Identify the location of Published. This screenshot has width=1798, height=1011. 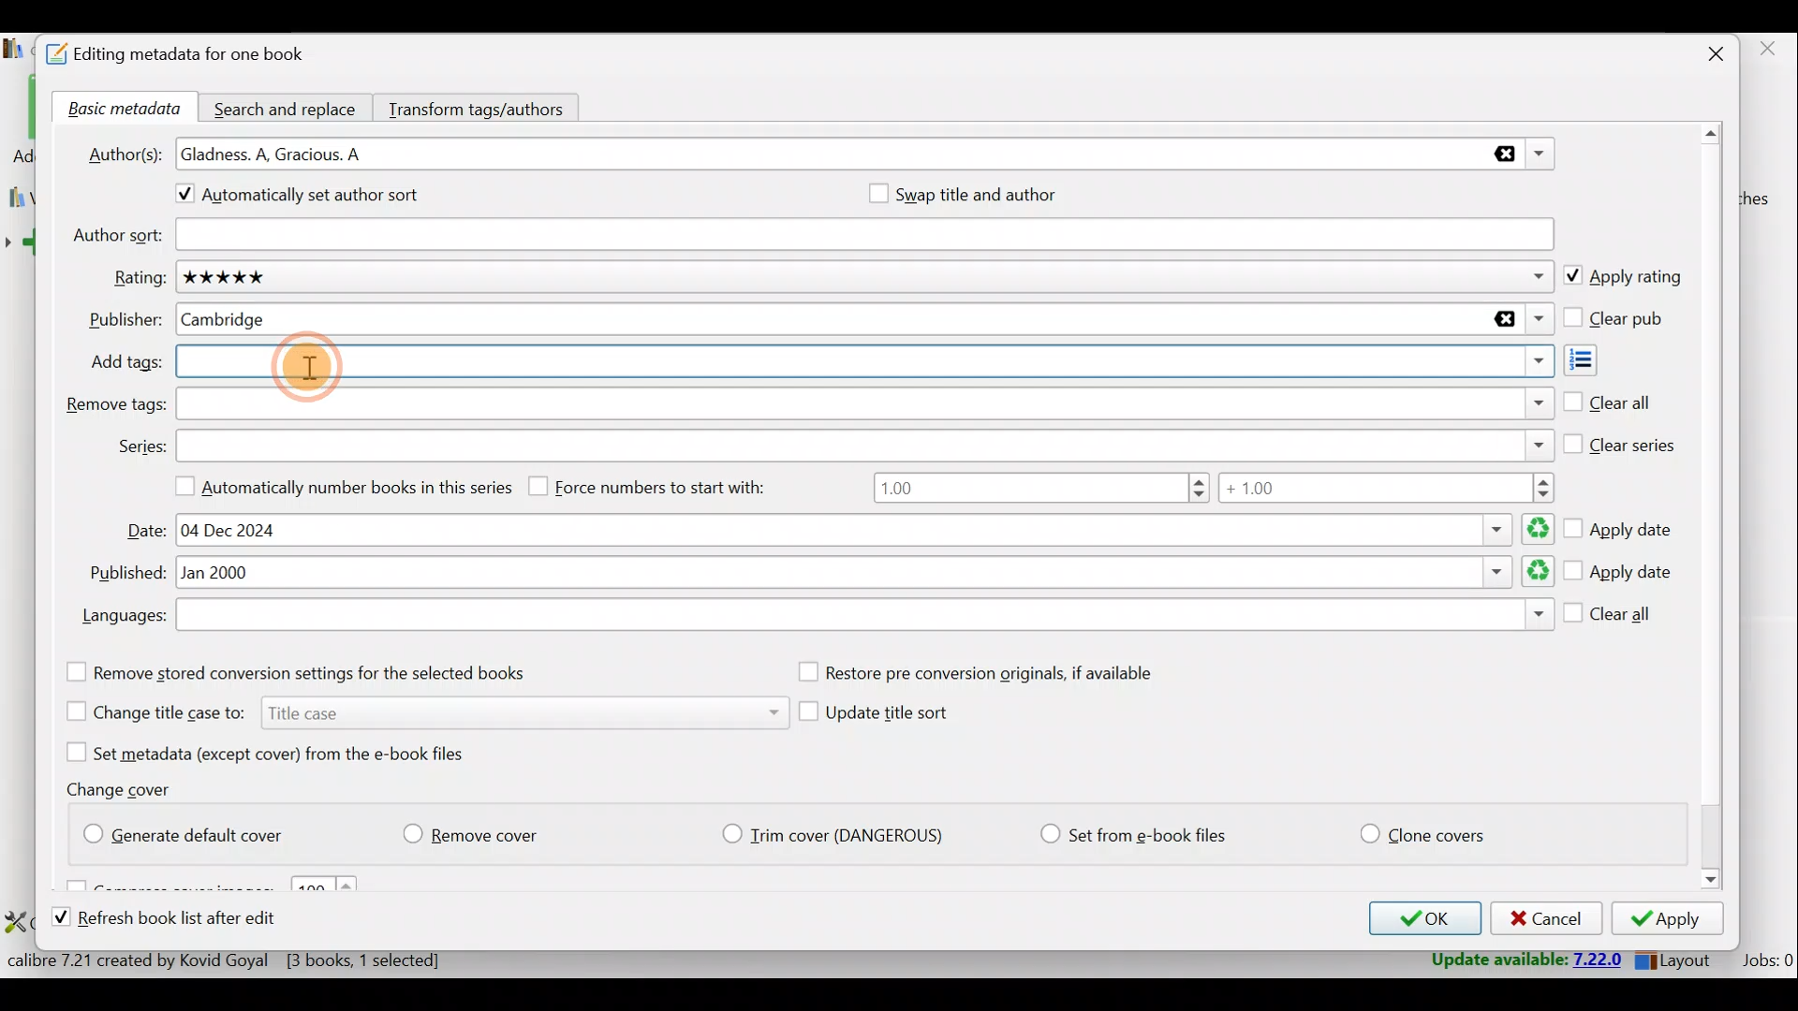
(866, 574).